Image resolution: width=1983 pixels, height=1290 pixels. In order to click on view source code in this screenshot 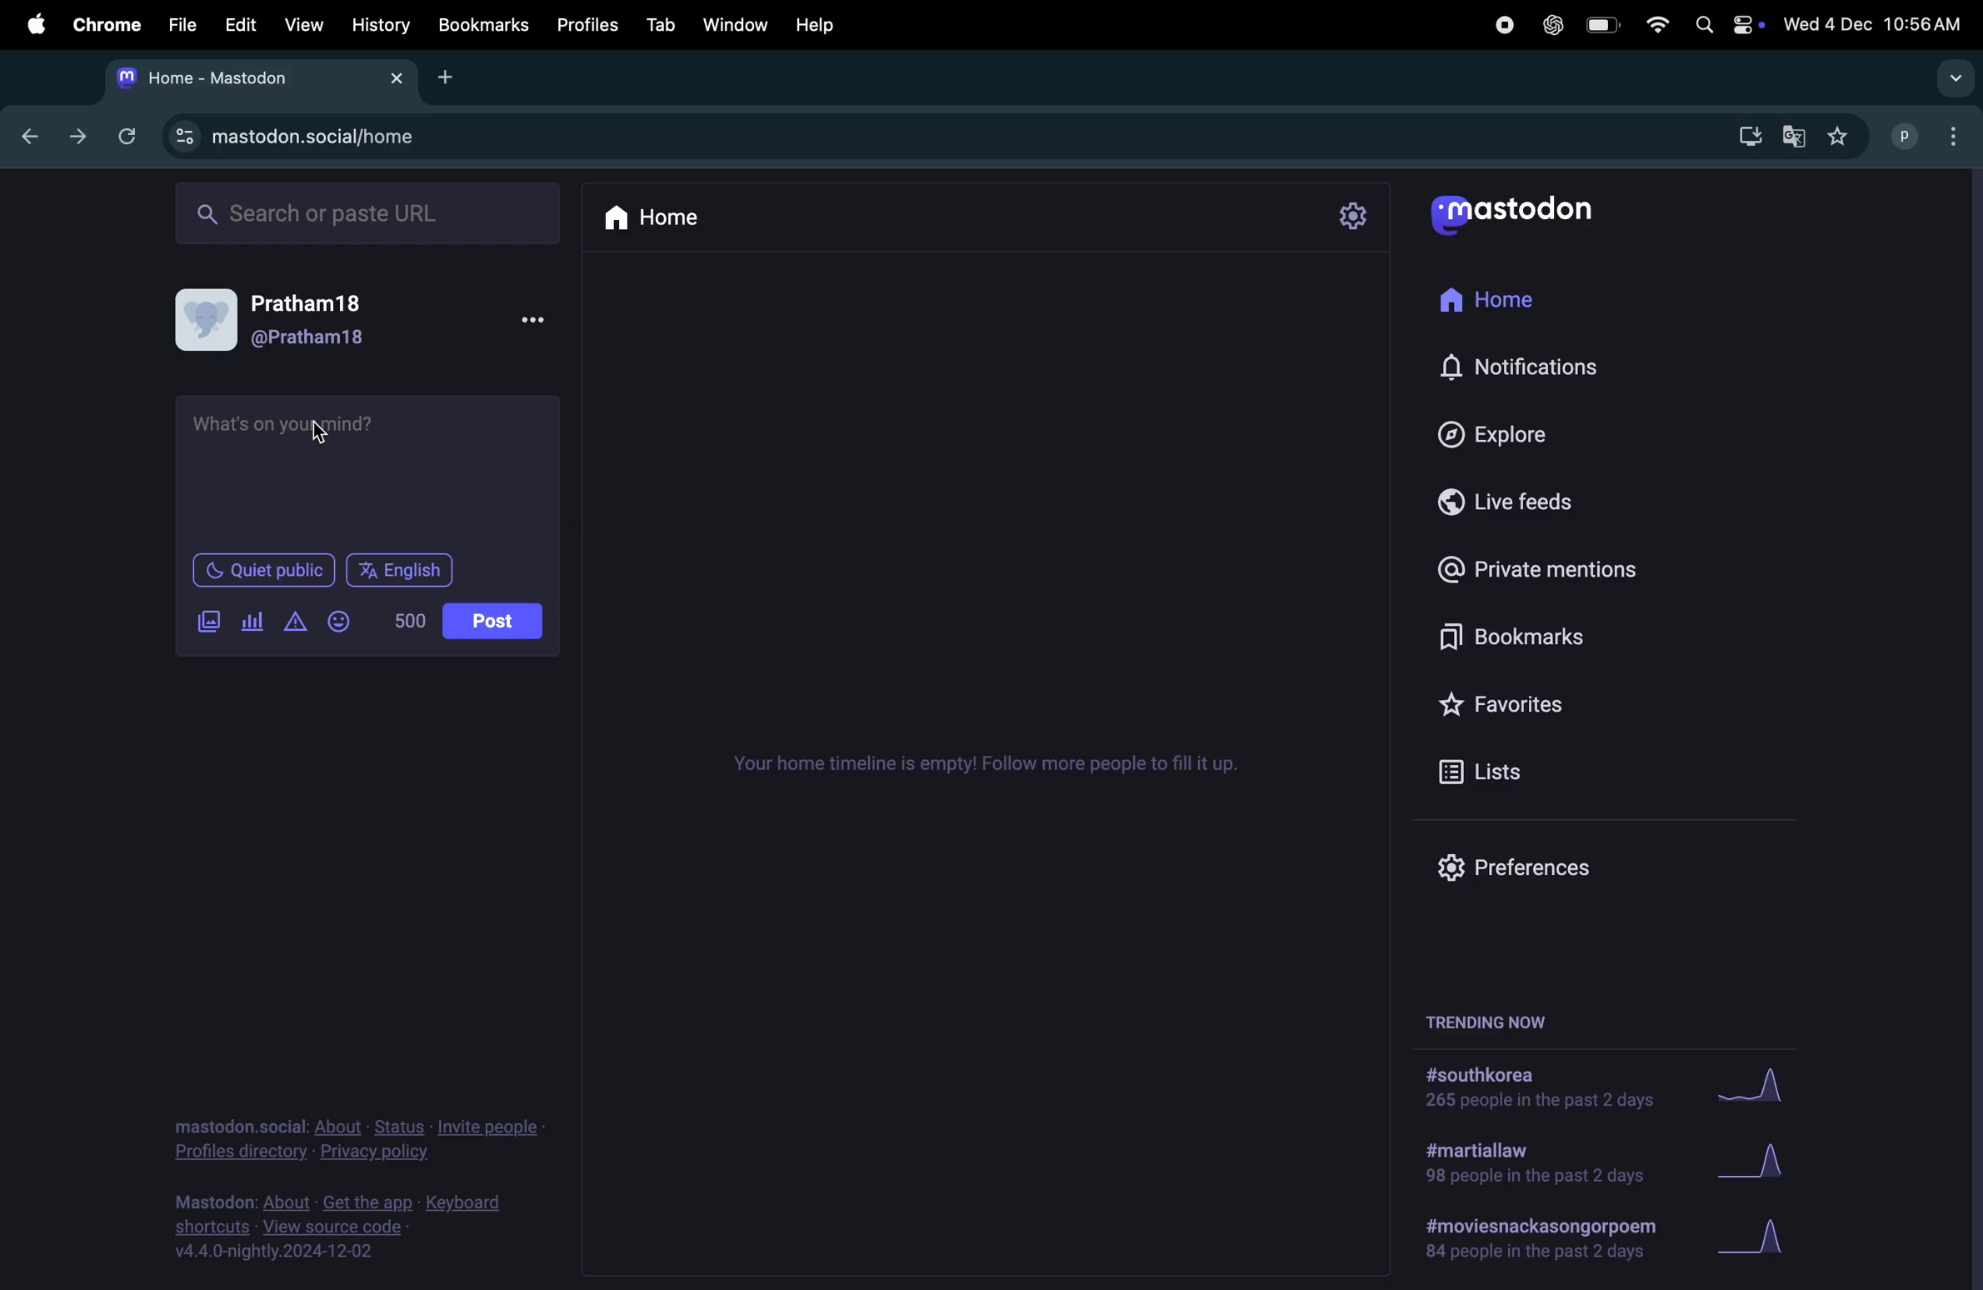, I will do `click(358, 1230)`.